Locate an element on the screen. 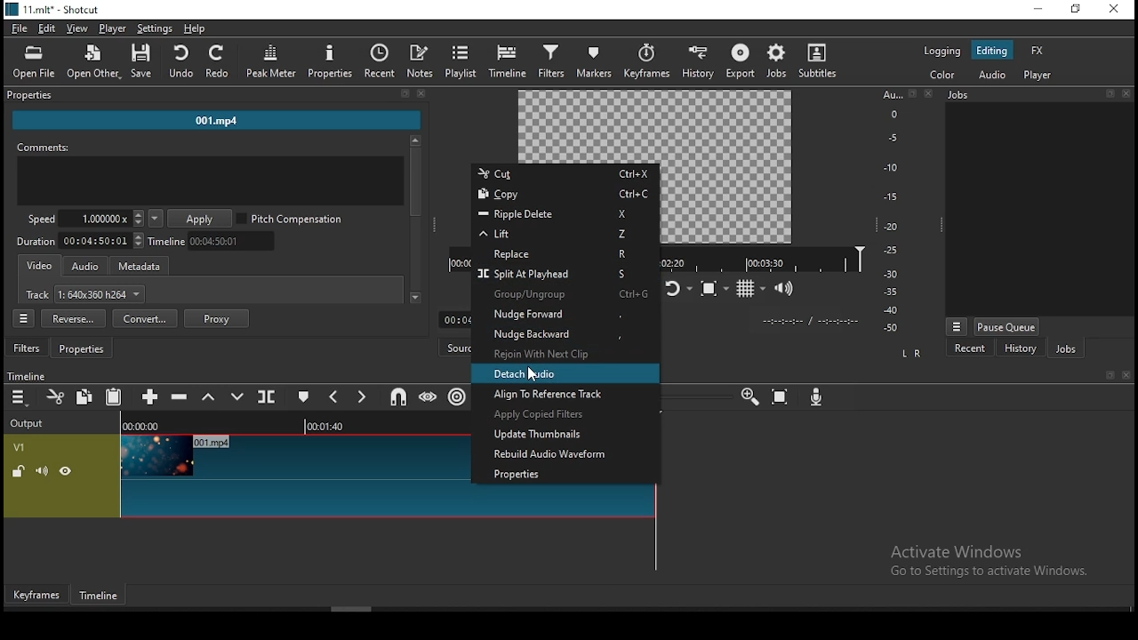 The image size is (1138, 640). time input is located at coordinates (451, 319).